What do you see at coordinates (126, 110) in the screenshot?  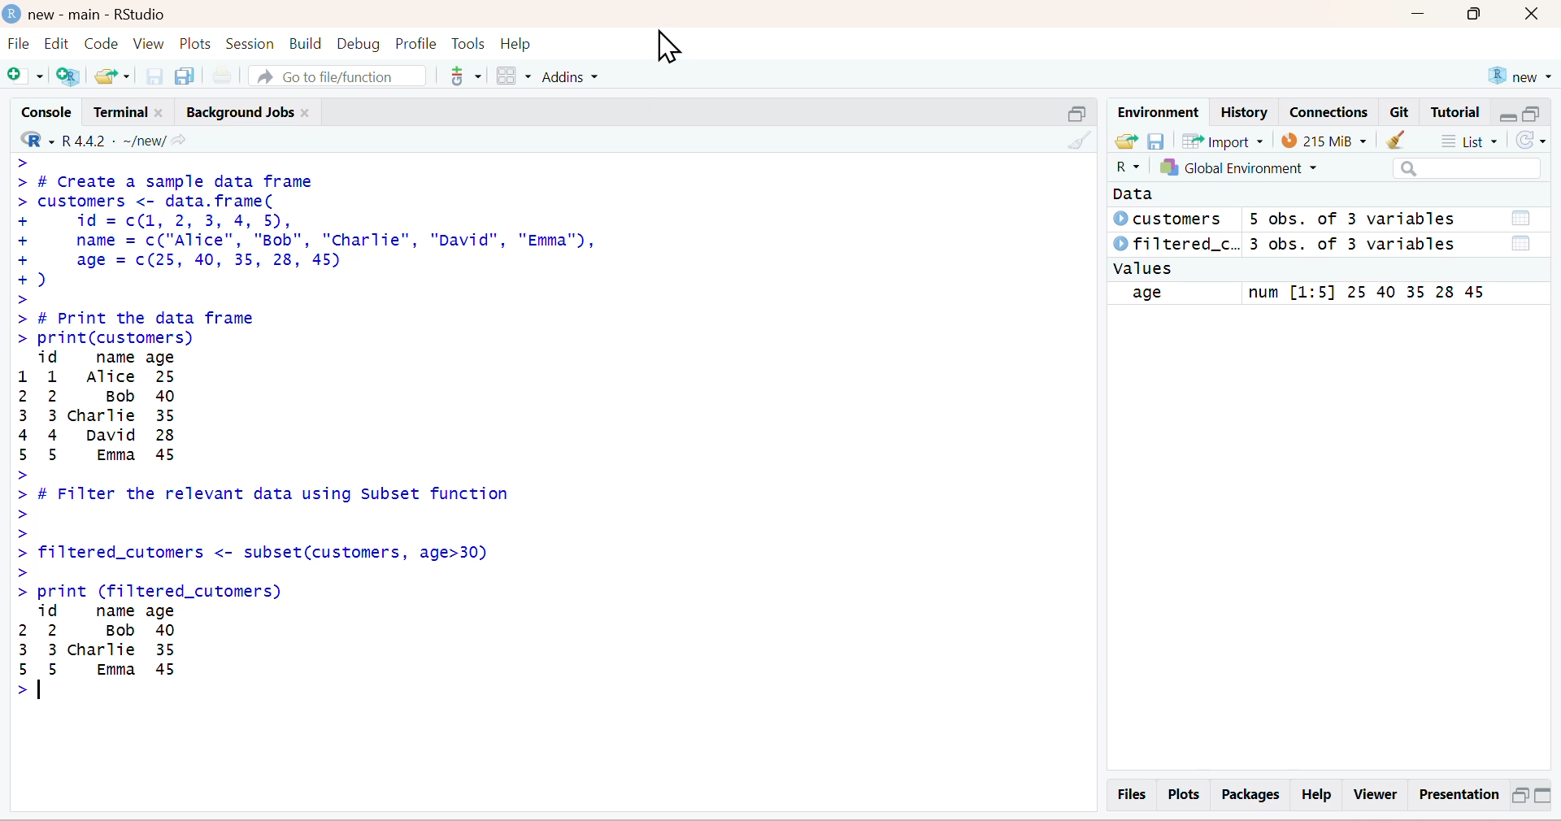 I see `Terminal` at bounding box center [126, 110].